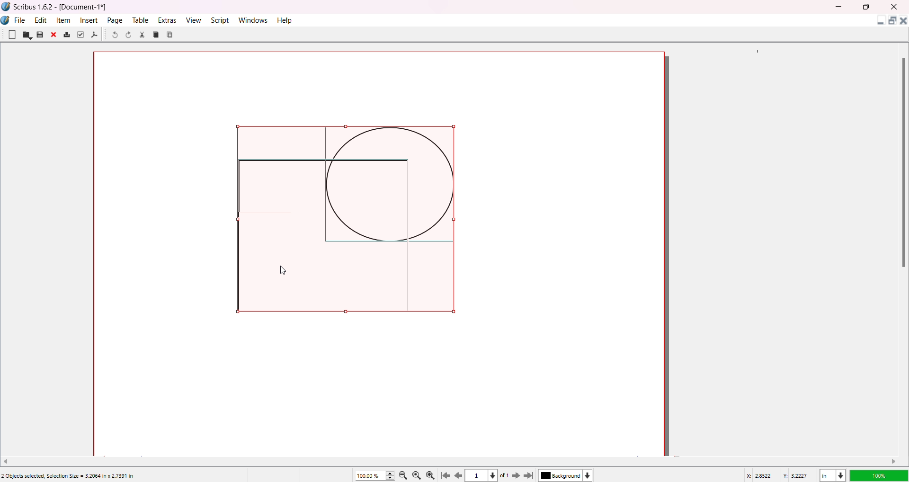 The image size is (909, 482). Describe the element at coordinates (460, 477) in the screenshot. I see `previous` at that location.